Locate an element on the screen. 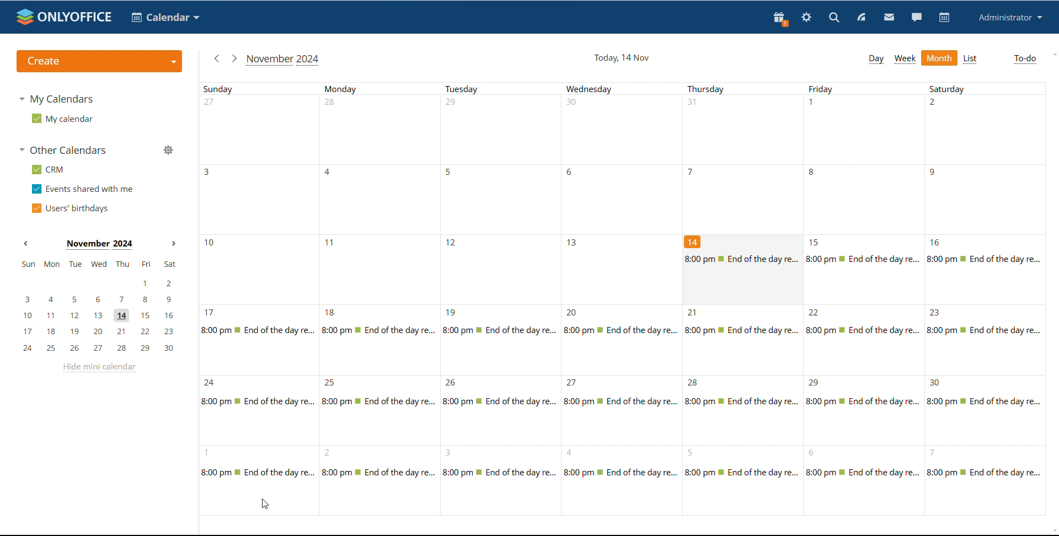 Image resolution: width=1059 pixels, height=536 pixels. 14 is located at coordinates (696, 242).